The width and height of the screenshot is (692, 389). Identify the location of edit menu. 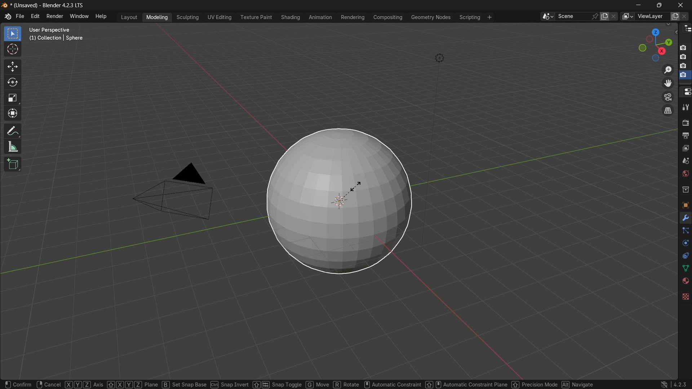
(34, 17).